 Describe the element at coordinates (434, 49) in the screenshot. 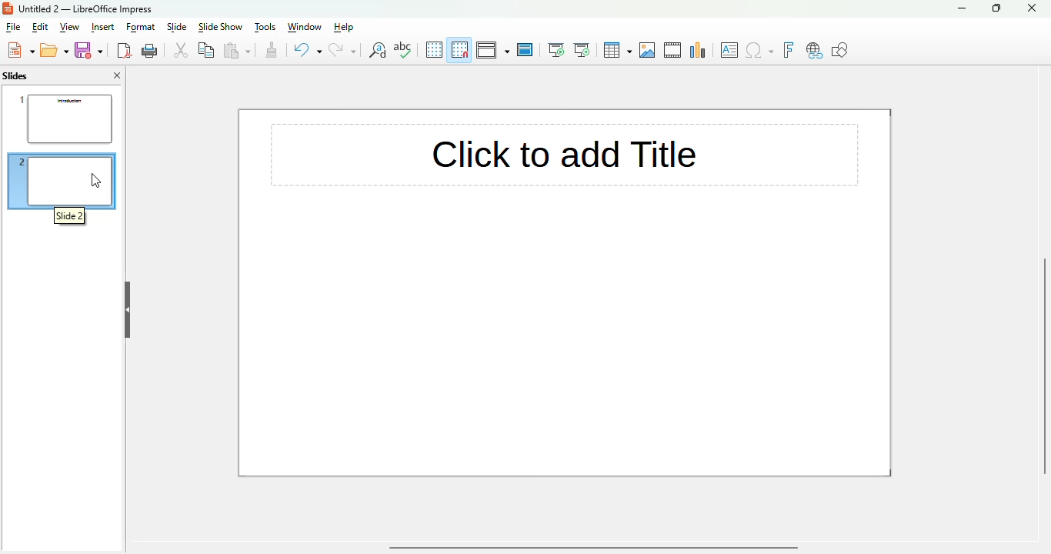

I see `display grid` at that location.